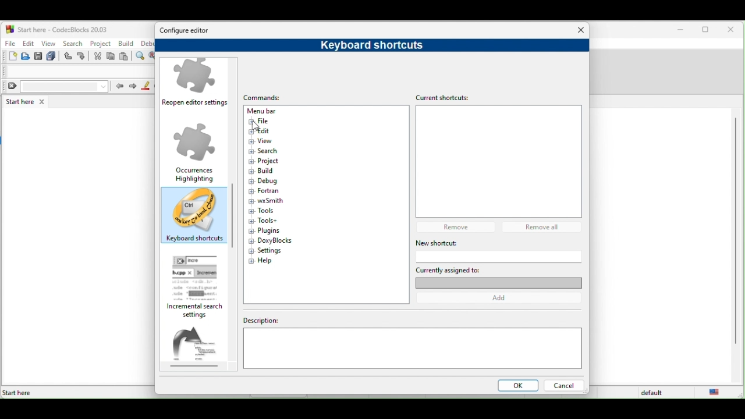  What do you see at coordinates (735, 232) in the screenshot?
I see `vertical scroll bar` at bounding box center [735, 232].